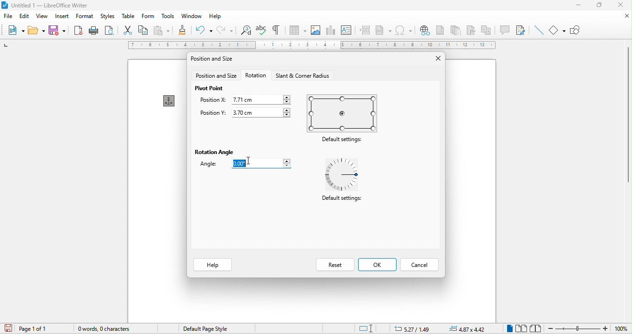  I want to click on help, so click(213, 265).